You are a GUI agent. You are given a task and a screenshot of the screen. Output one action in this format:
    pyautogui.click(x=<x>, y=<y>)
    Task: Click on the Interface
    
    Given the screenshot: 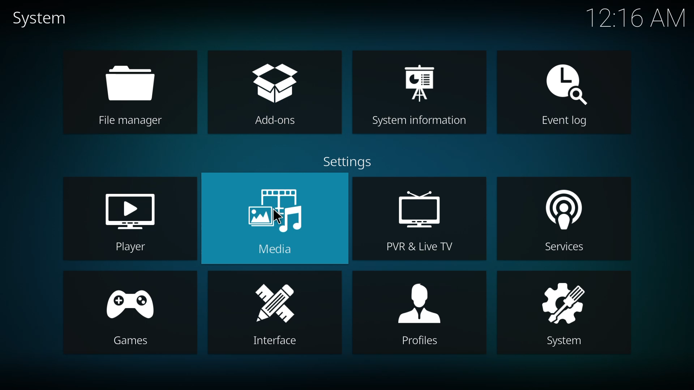 What is the action you would take?
    pyautogui.click(x=276, y=341)
    